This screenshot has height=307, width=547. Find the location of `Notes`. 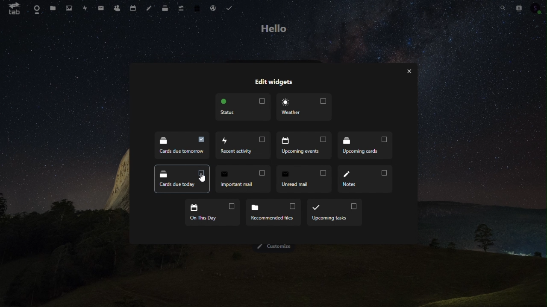

Notes is located at coordinates (366, 179).